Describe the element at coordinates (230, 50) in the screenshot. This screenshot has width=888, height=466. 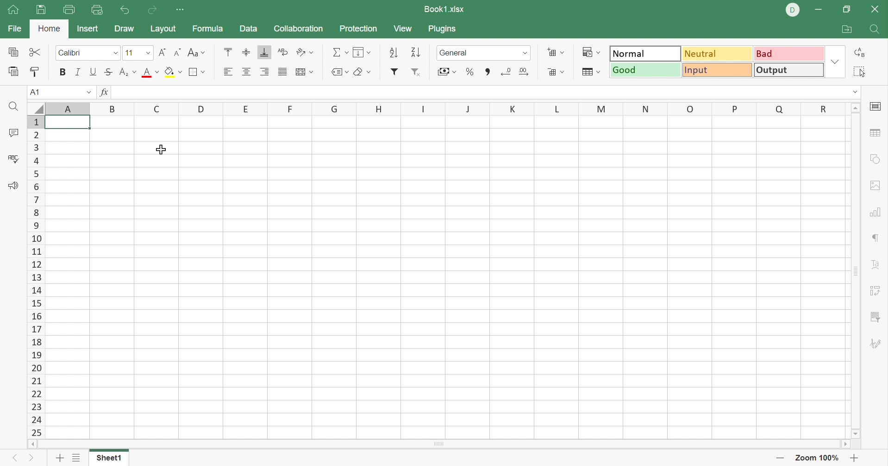
I see `Align Top` at that location.